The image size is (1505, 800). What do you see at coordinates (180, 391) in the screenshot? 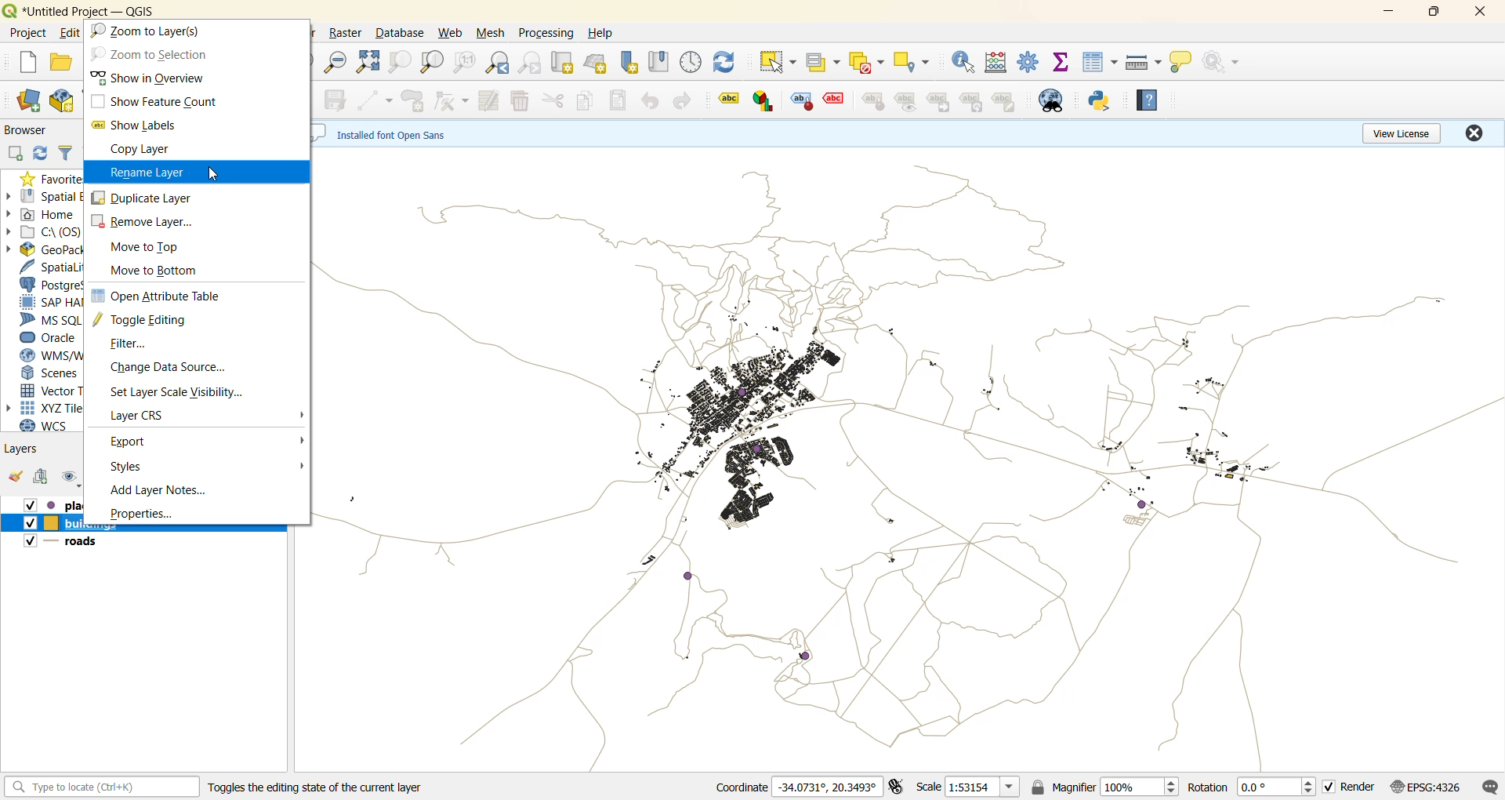
I see `set layer scale visibility` at bounding box center [180, 391].